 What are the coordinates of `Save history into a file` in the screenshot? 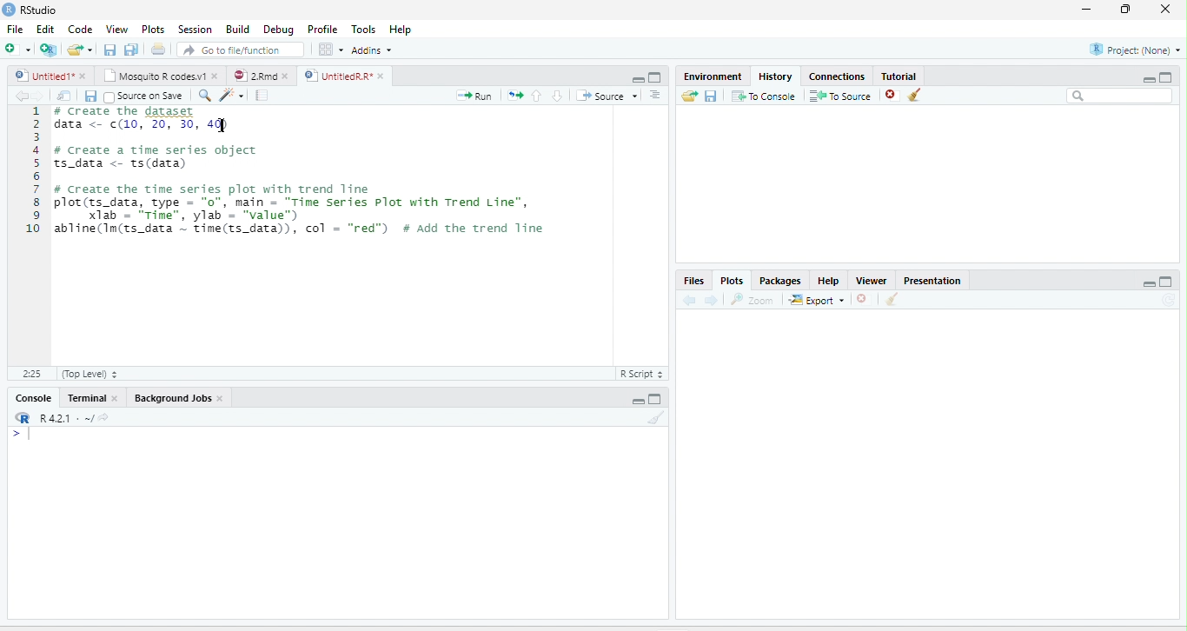 It's located at (711, 96).